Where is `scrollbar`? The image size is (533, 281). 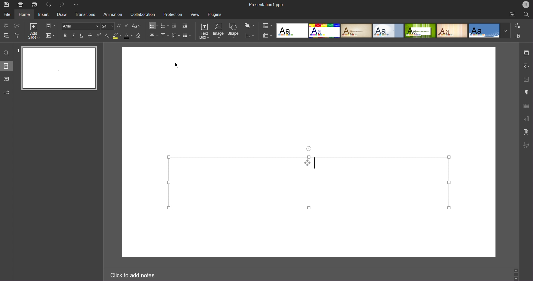 scrollbar is located at coordinates (516, 274).